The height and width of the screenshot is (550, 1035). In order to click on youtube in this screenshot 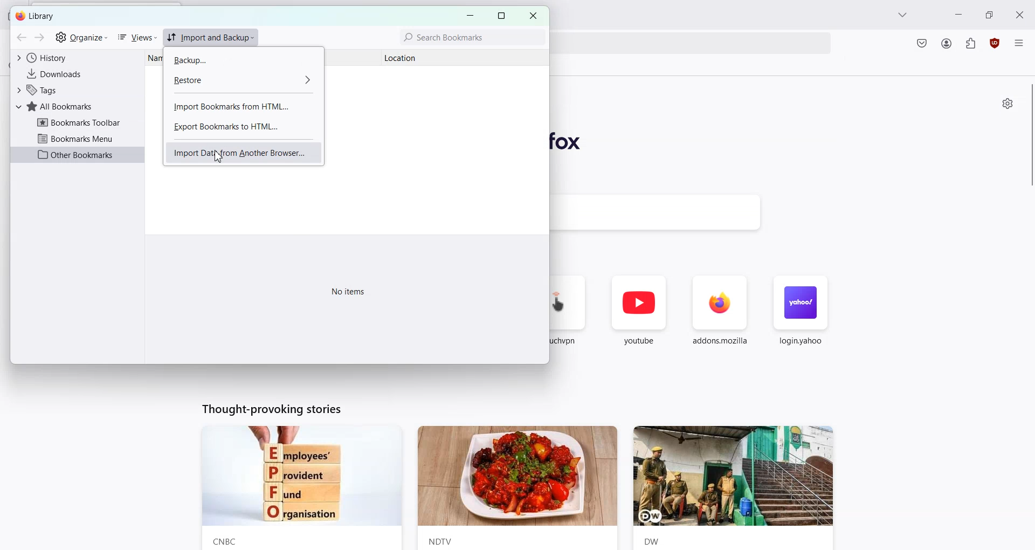, I will do `click(639, 317)`.